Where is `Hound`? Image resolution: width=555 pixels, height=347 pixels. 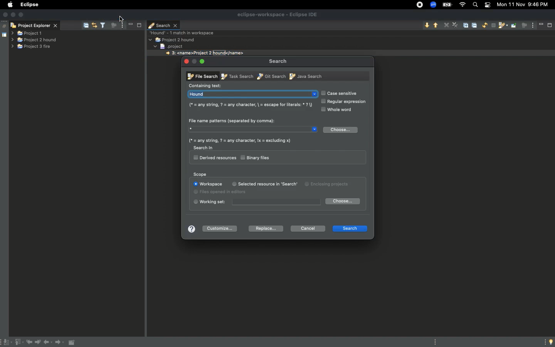
Hound is located at coordinates (252, 94).